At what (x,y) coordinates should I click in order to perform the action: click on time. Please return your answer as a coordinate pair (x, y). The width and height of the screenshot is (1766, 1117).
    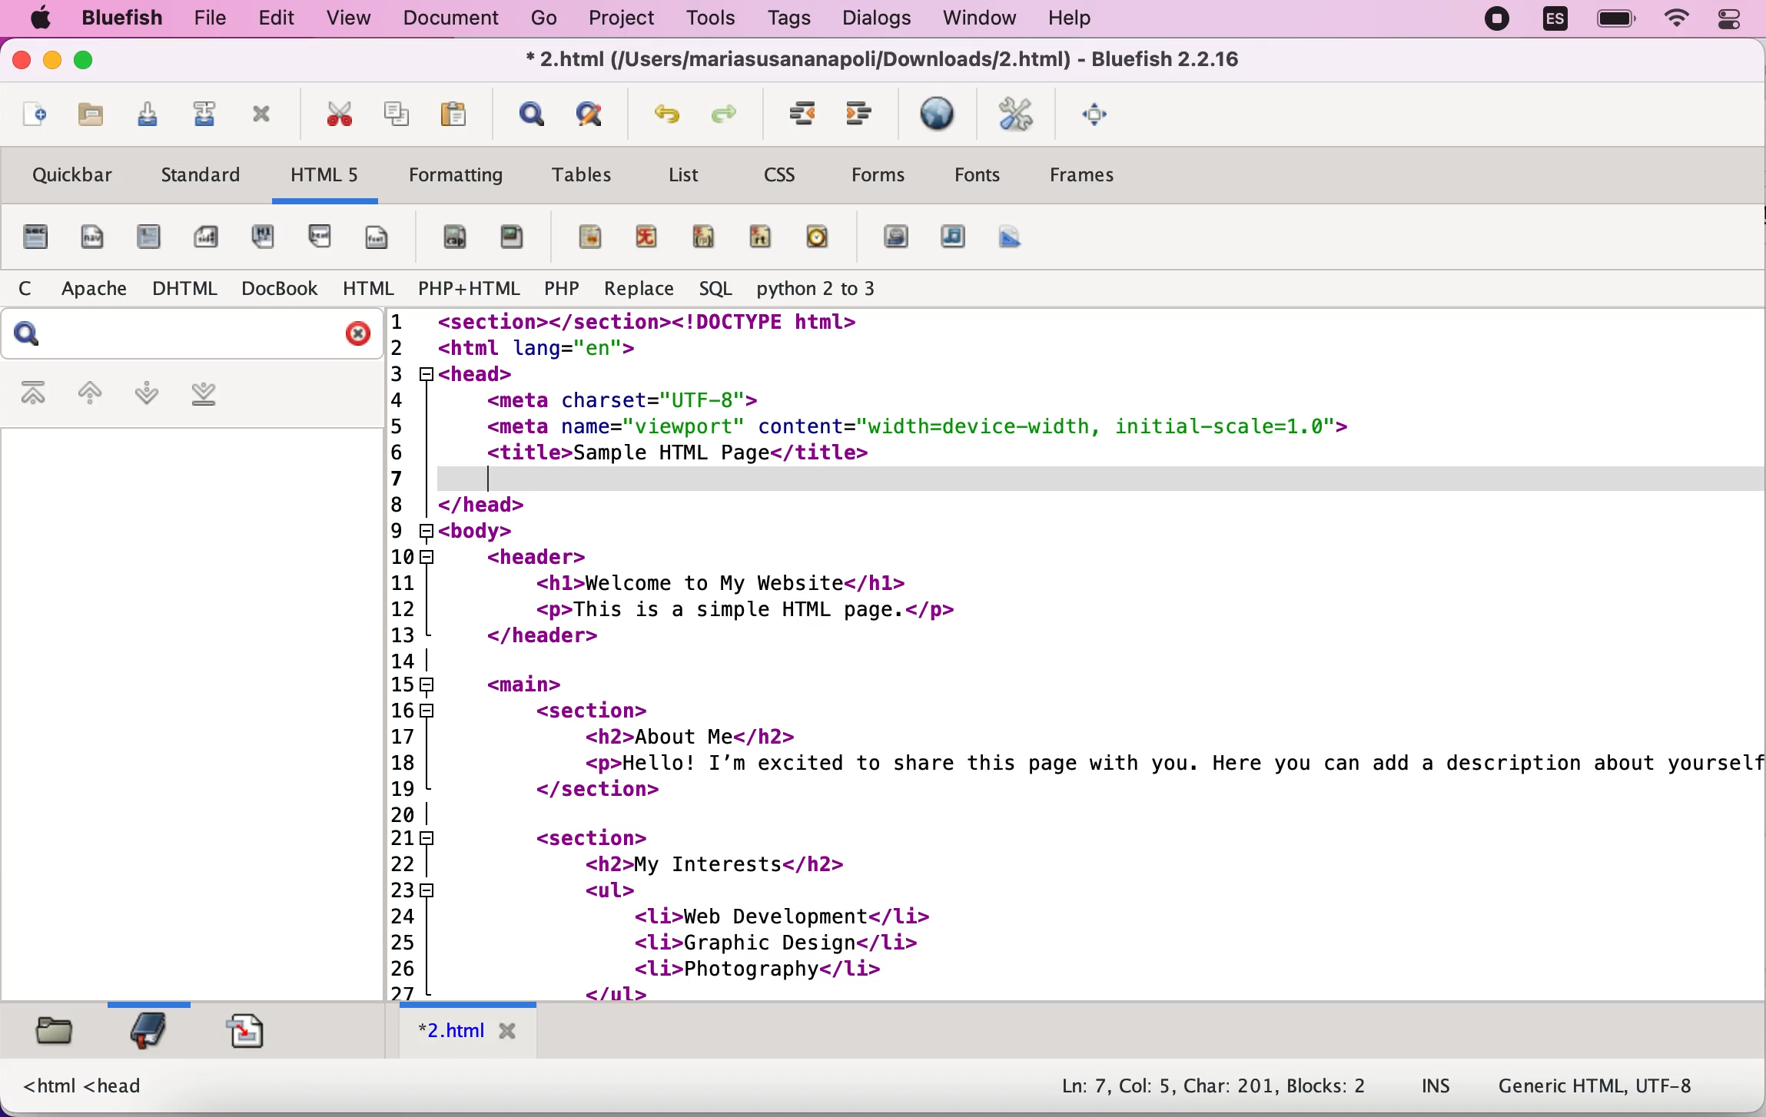
    Looking at the image, I should click on (821, 235).